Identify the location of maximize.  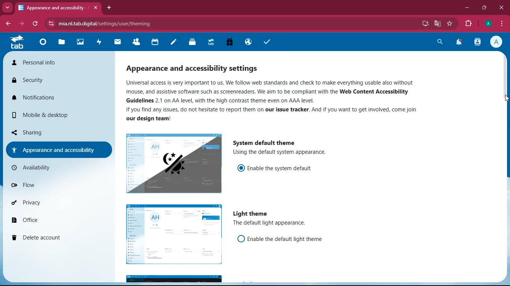
(485, 8).